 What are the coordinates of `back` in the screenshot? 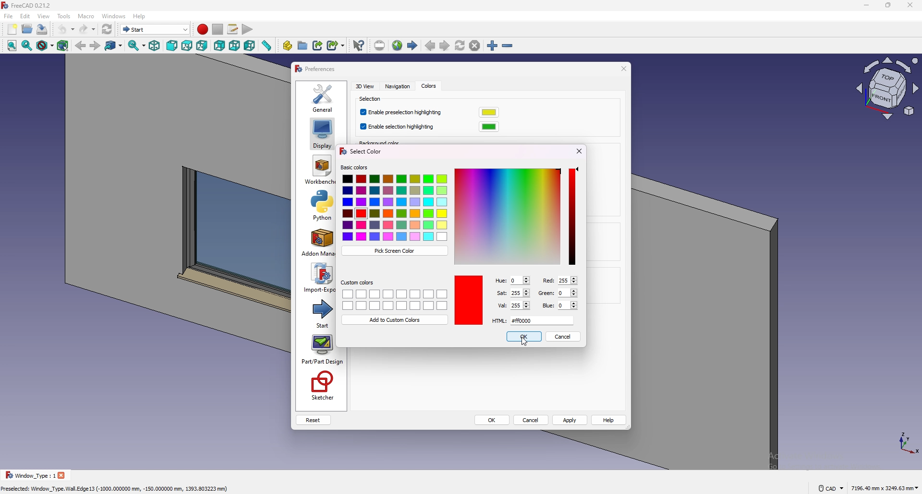 It's located at (81, 46).